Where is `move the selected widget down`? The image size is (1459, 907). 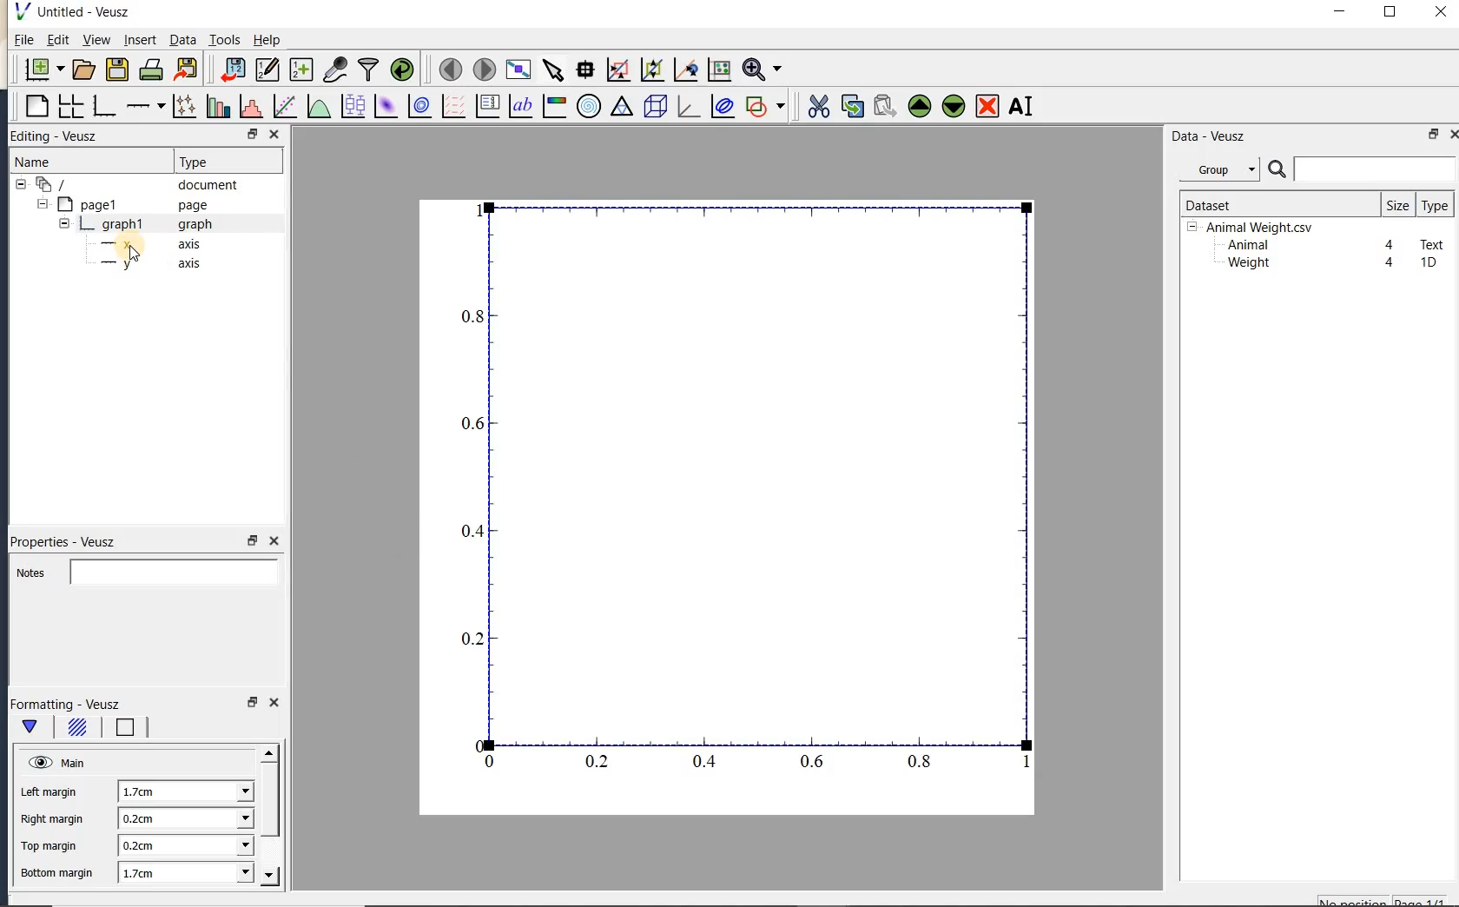
move the selected widget down is located at coordinates (954, 106).